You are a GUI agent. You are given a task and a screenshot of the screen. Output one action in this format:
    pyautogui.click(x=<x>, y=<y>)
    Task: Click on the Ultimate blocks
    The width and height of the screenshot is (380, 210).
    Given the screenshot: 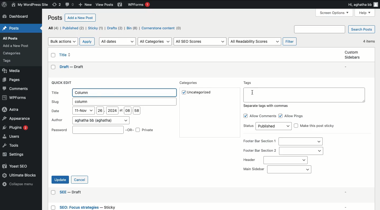 What is the action you would take?
    pyautogui.click(x=19, y=176)
    